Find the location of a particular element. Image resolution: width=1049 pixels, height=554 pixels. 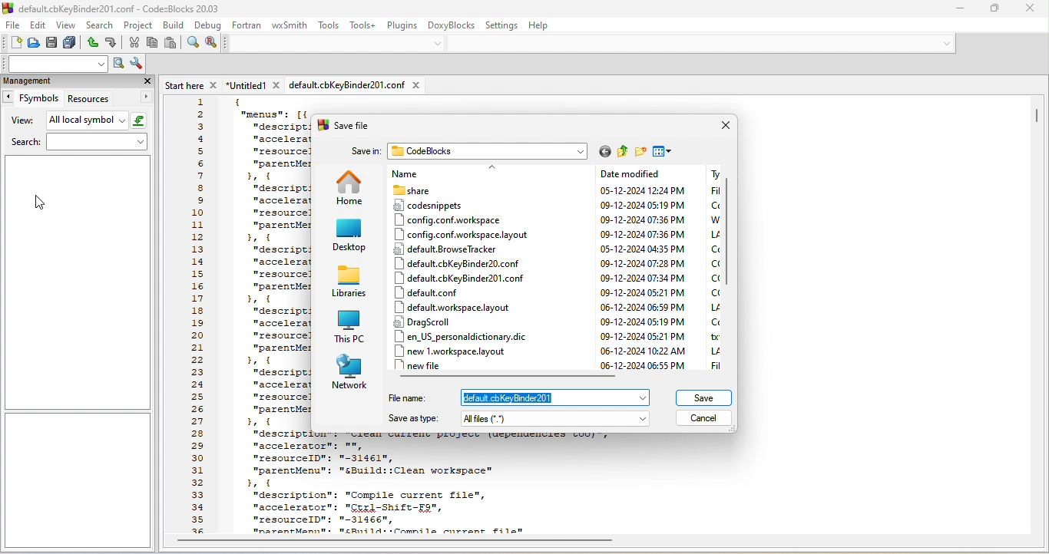

help is located at coordinates (541, 25).